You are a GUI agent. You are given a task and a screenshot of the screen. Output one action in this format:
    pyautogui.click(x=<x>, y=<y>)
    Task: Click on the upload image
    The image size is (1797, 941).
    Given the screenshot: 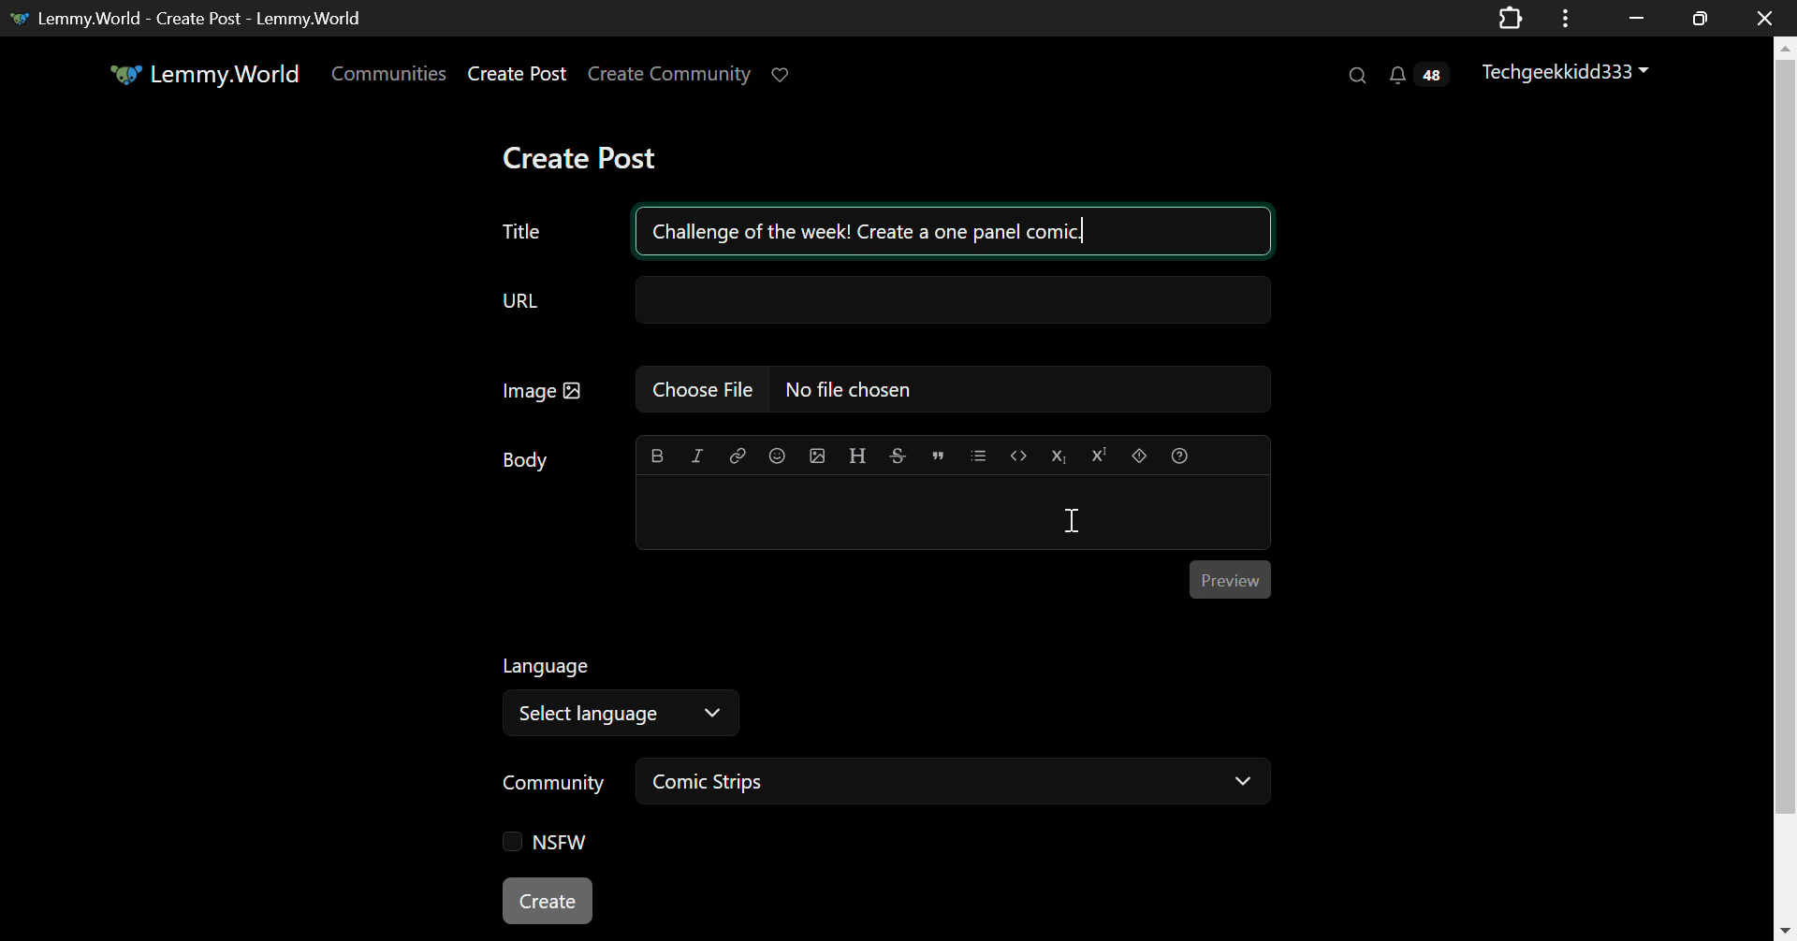 What is the action you would take?
    pyautogui.click(x=819, y=456)
    